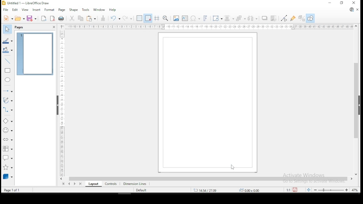 The width and height of the screenshot is (363, 204). Describe the element at coordinates (80, 19) in the screenshot. I see `copy` at that location.